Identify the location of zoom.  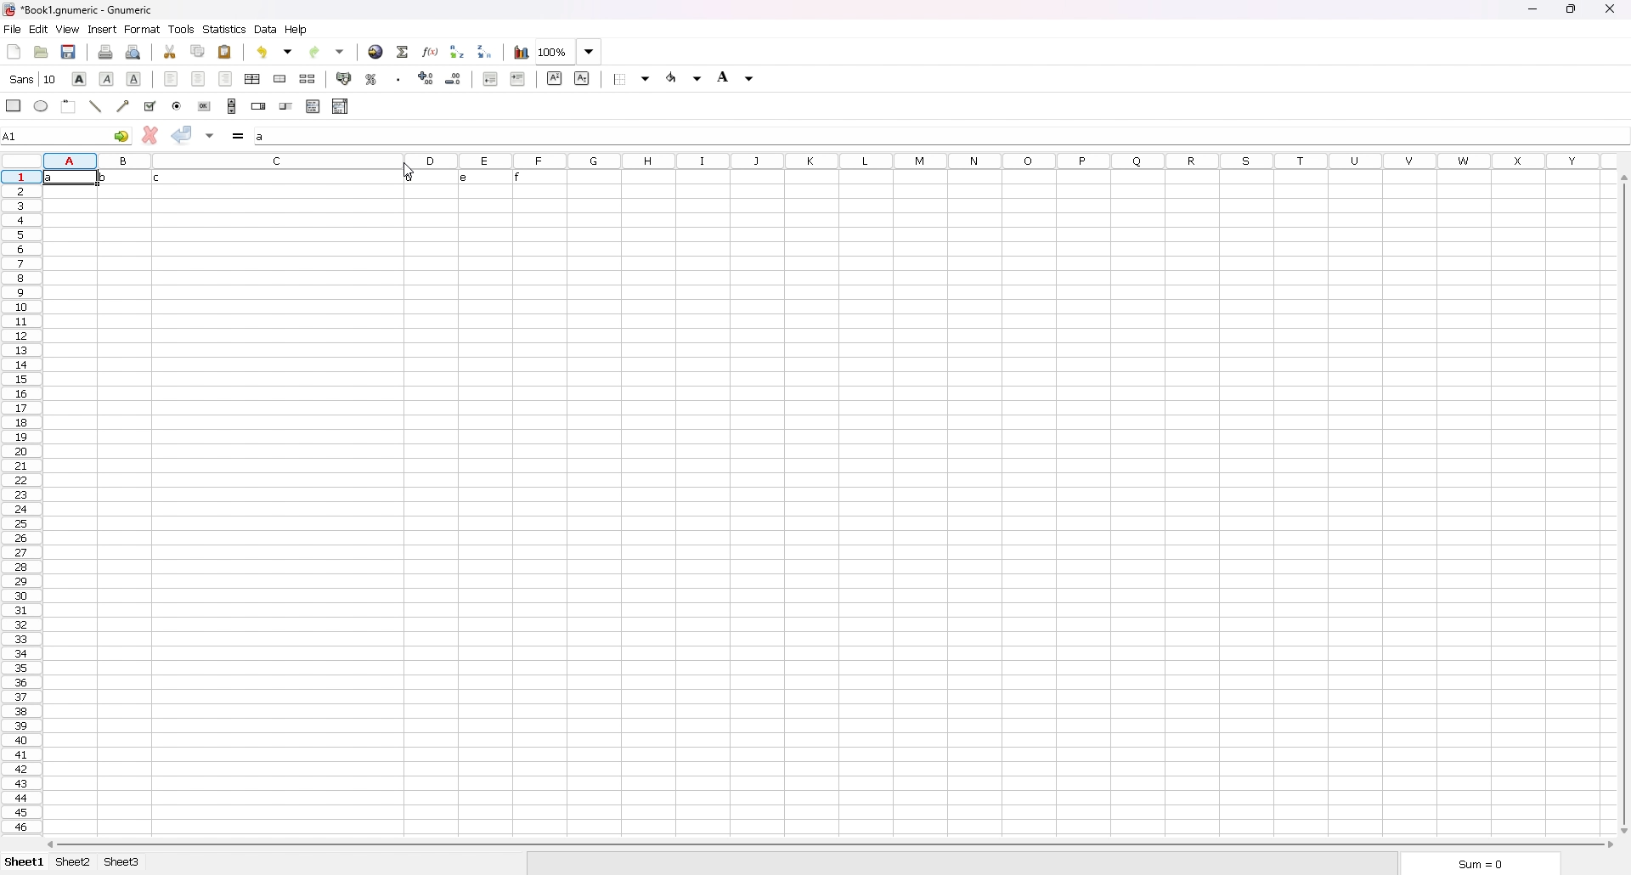
(569, 52).